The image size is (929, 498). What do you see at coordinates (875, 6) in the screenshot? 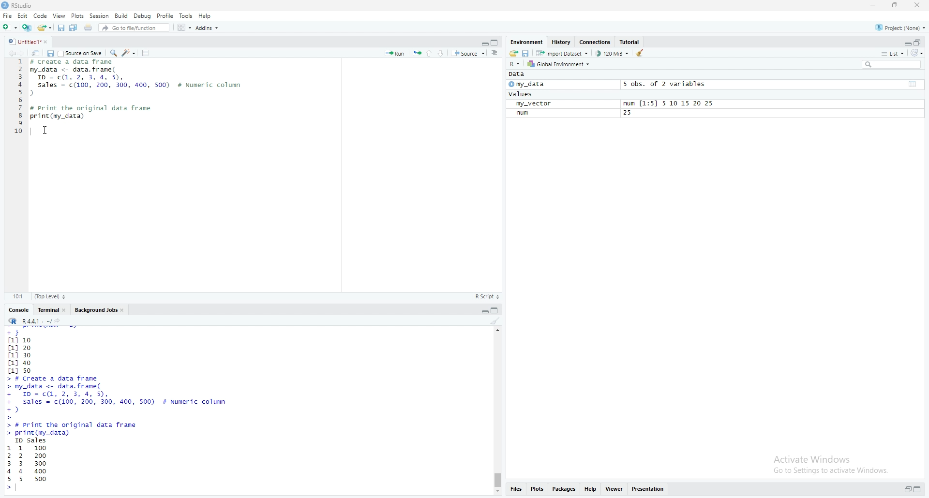
I see `minimize` at bounding box center [875, 6].